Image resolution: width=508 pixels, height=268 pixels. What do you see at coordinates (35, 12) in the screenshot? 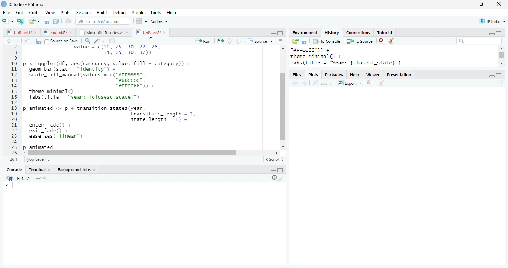
I see `Code` at bounding box center [35, 12].